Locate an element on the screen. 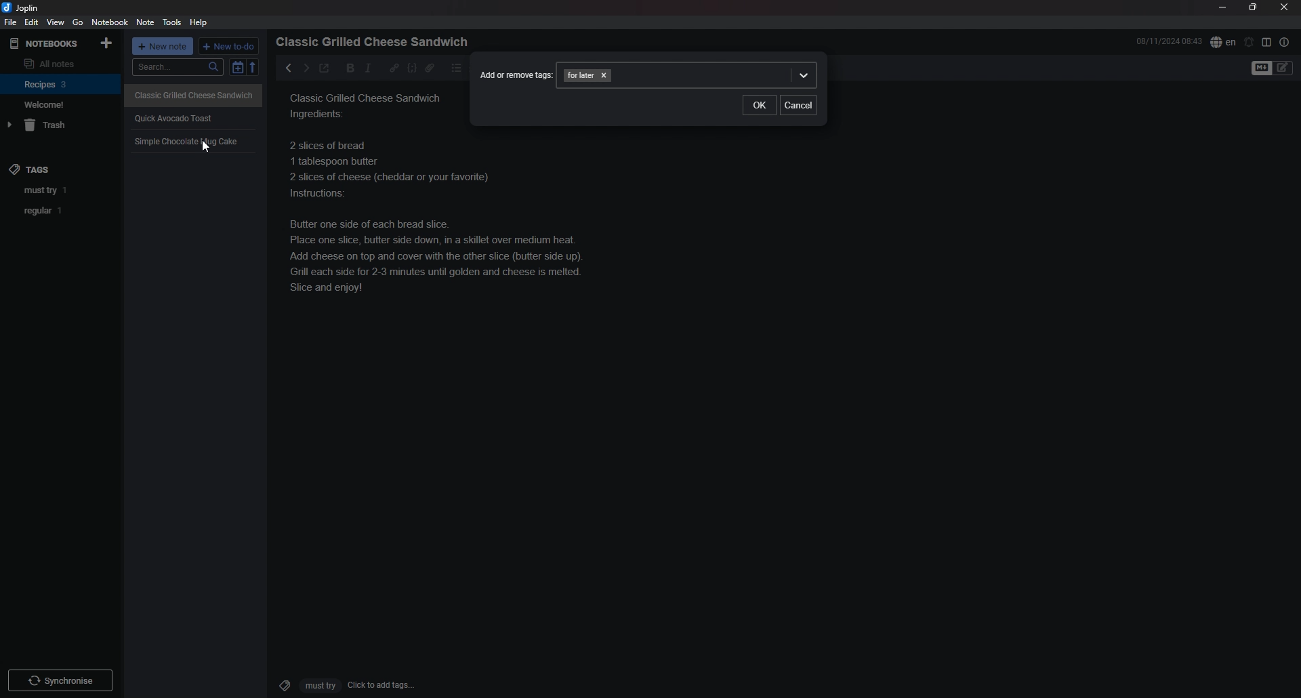 The width and height of the screenshot is (1301, 698). toggle editor layout is located at coordinates (1267, 42).